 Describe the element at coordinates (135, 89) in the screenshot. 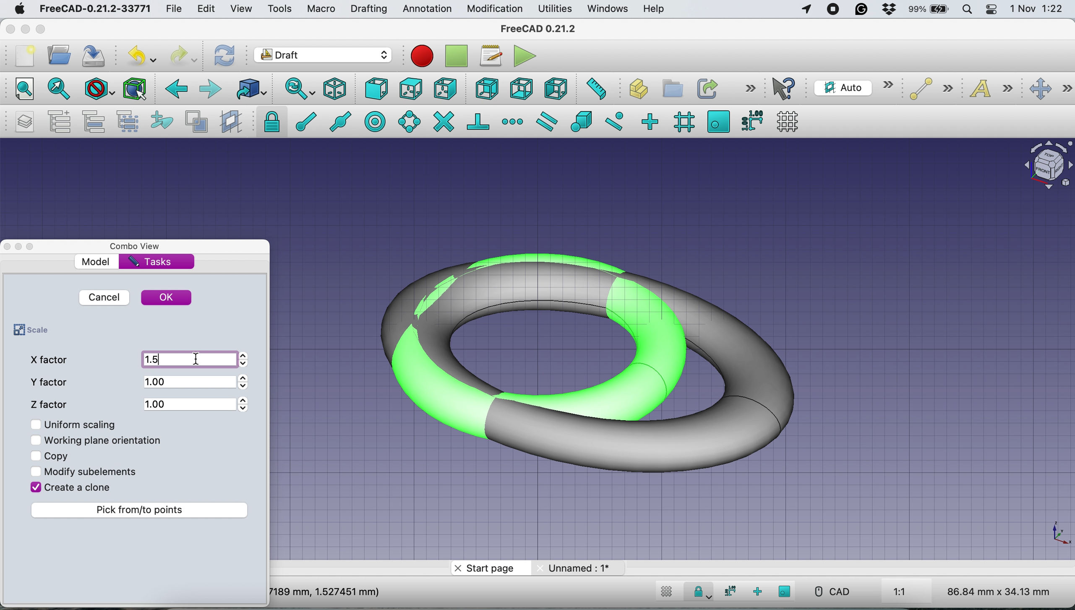

I see `bounding box` at that location.